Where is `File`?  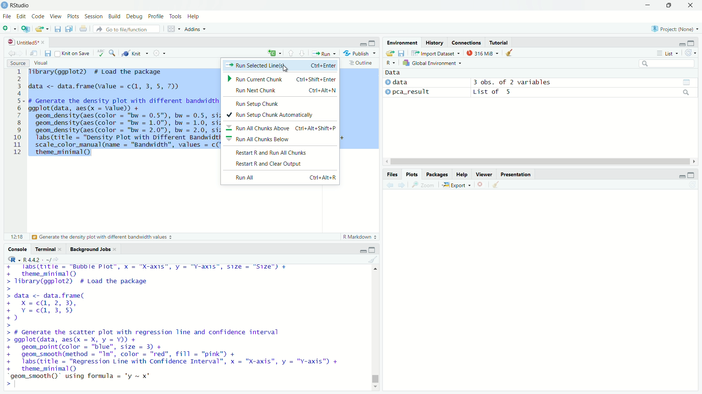 File is located at coordinates (7, 16).